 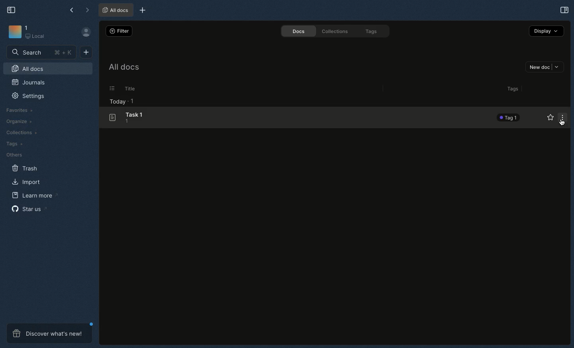 I want to click on Settings, so click(x=29, y=96).